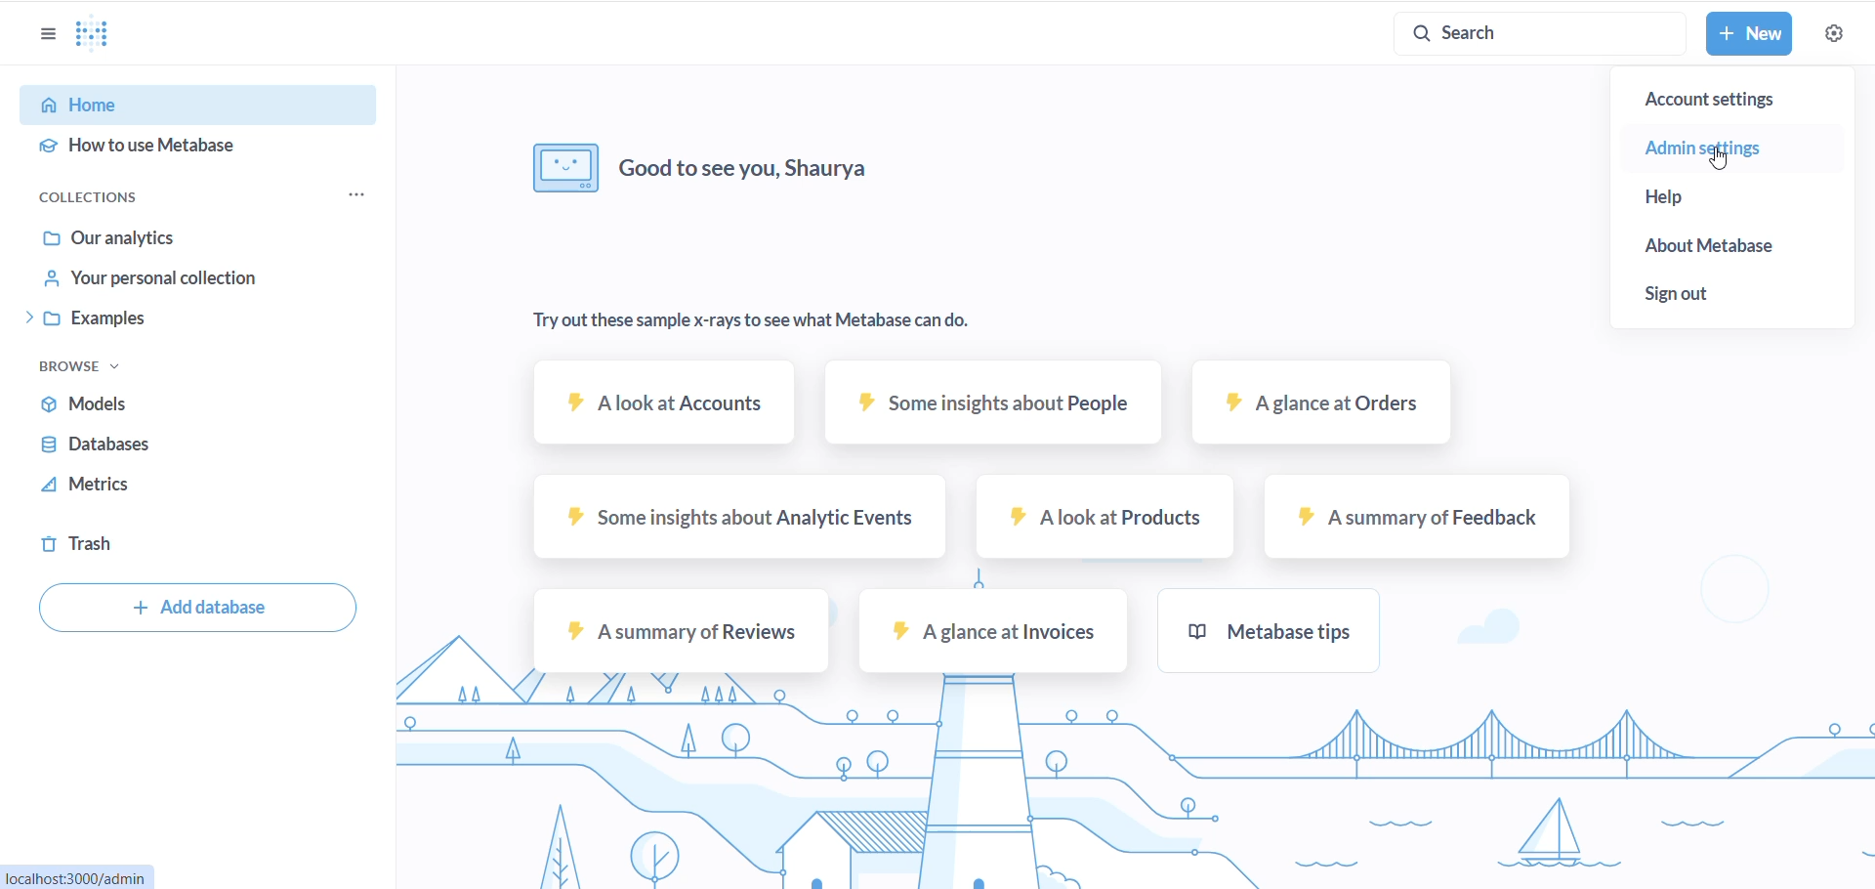 This screenshot has width=1875, height=889. I want to click on COLLECTION OPTIONS, so click(351, 194).